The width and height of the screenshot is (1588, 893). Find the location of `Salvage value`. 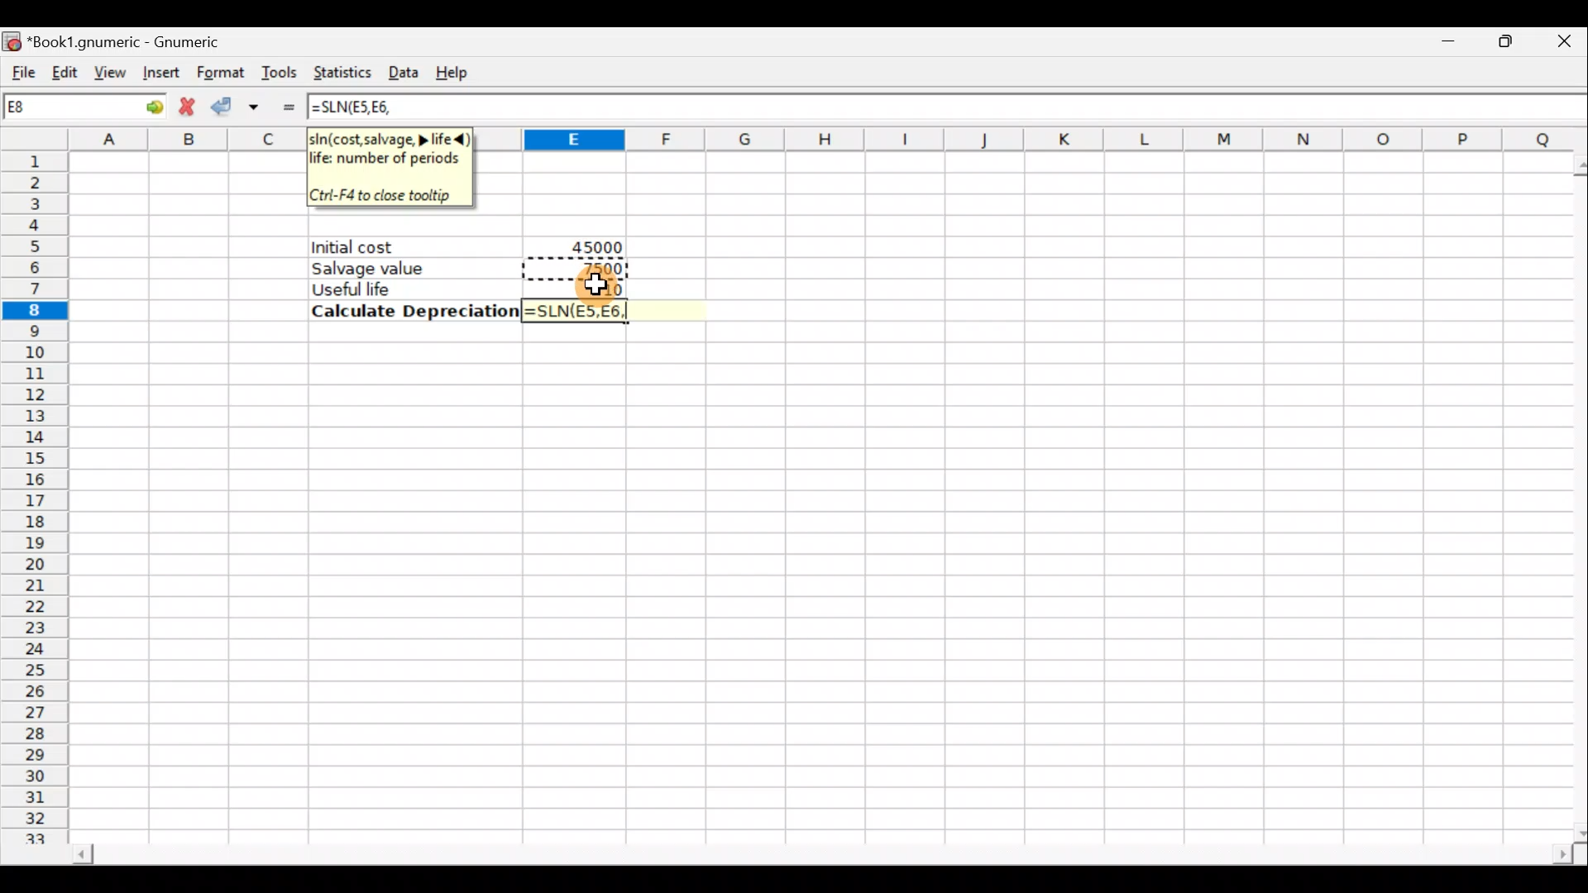

Salvage value is located at coordinates (402, 268).